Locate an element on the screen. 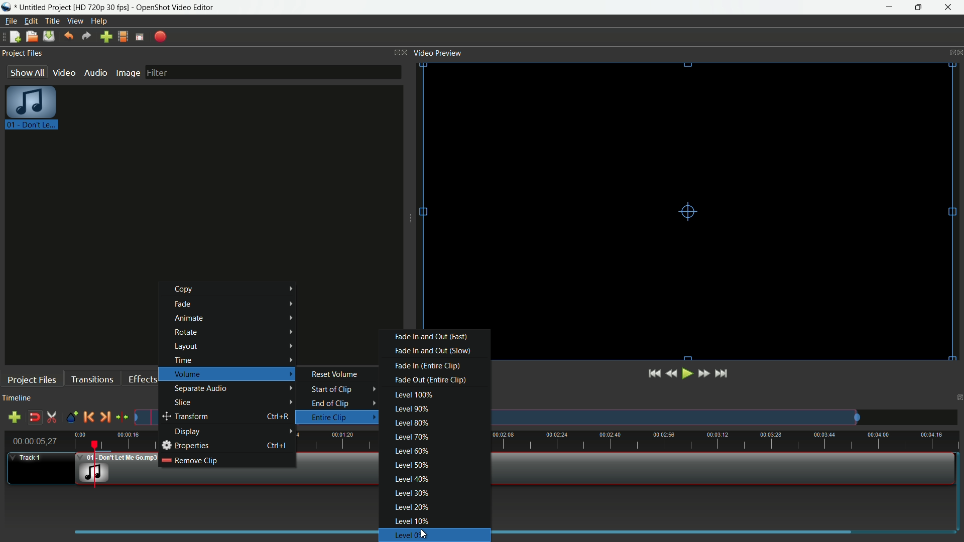  play or pause; is located at coordinates (688, 374).